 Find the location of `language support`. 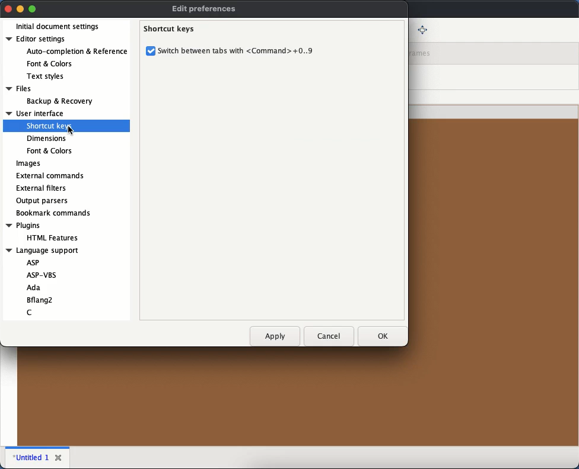

language support is located at coordinates (46, 251).